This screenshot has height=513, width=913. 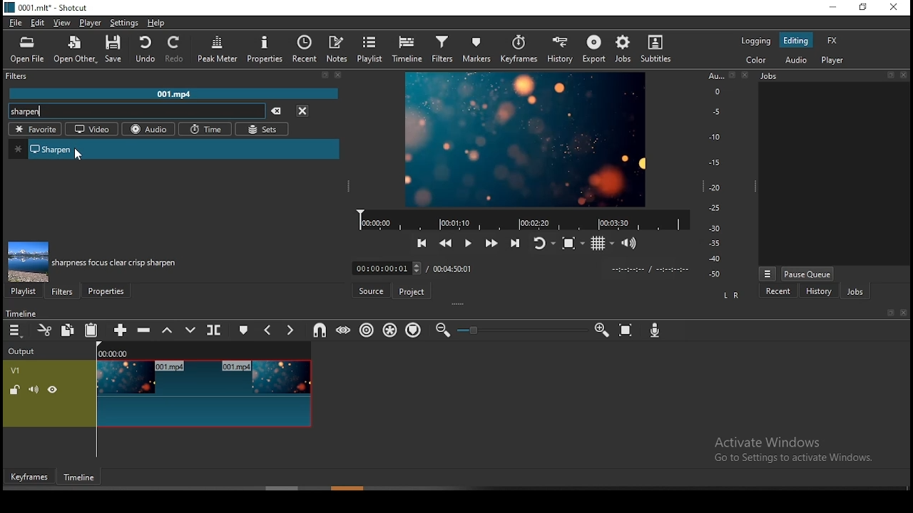 I want to click on jobs, so click(x=623, y=51).